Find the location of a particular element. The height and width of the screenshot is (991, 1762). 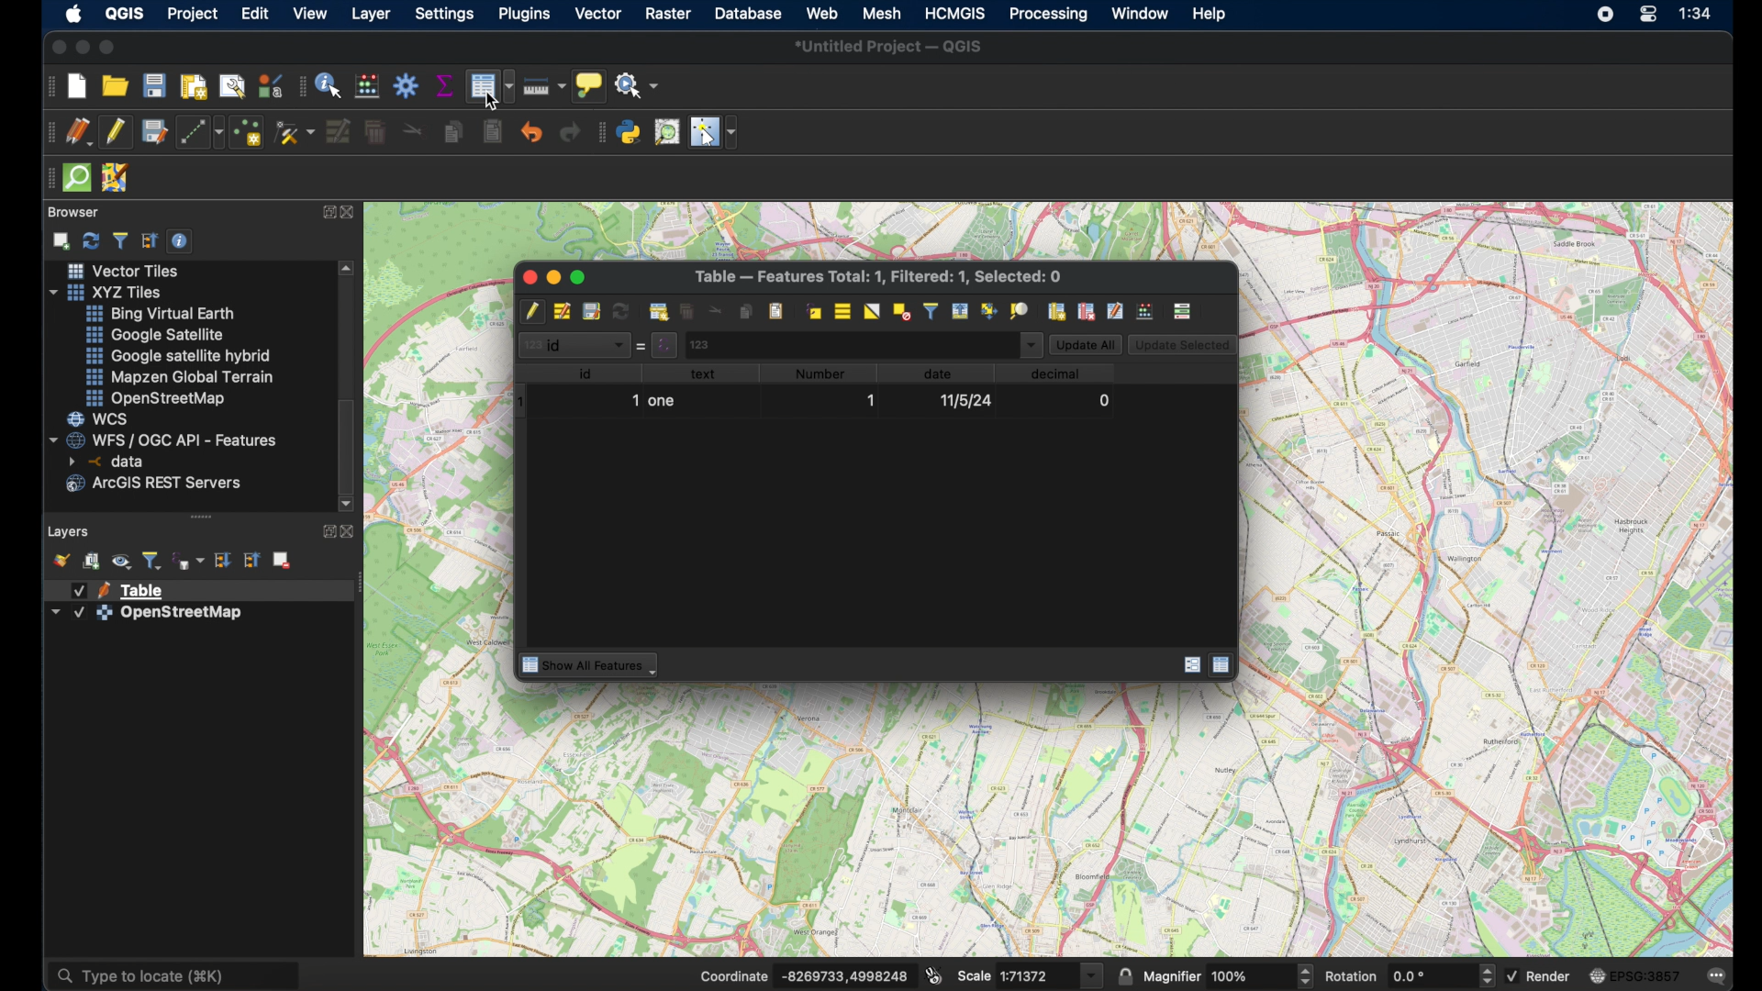

modify attributes is located at coordinates (338, 130).